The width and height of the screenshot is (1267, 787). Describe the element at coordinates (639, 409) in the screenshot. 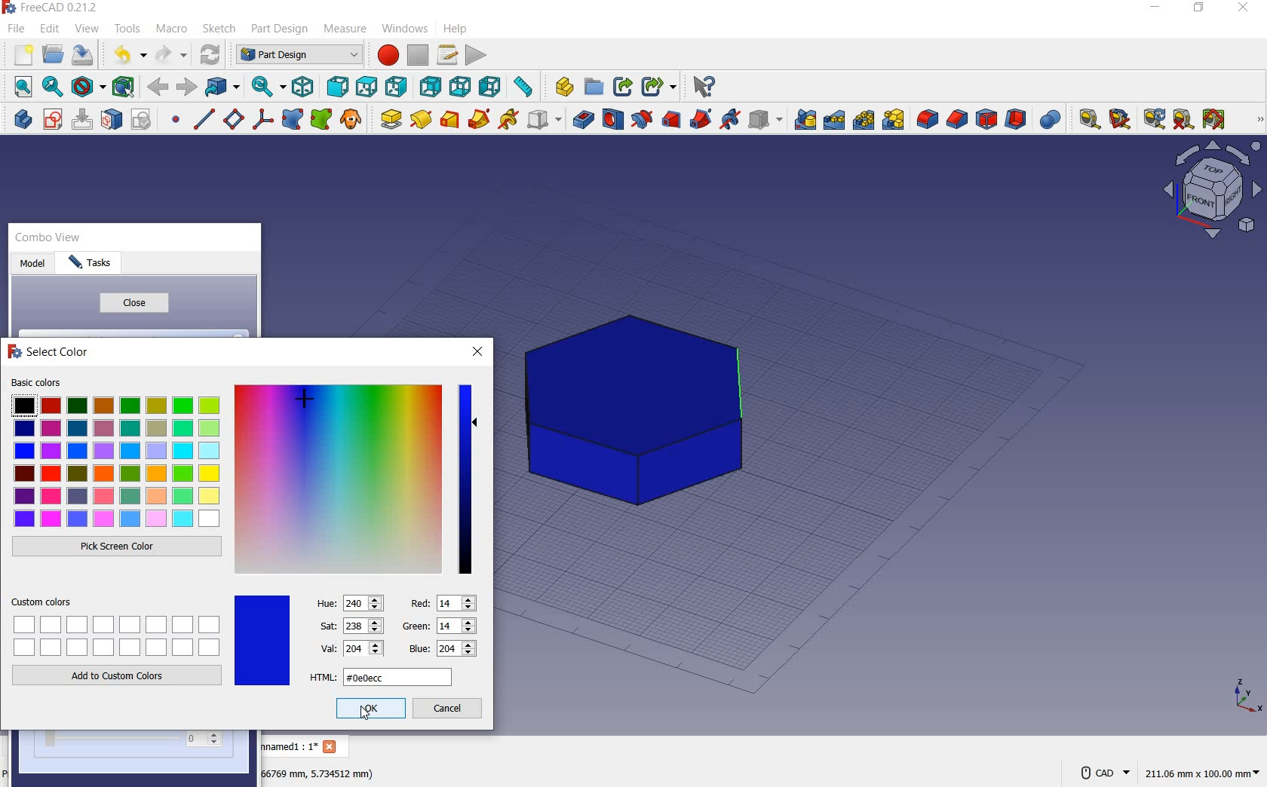

I see `shape (color changed)` at that location.